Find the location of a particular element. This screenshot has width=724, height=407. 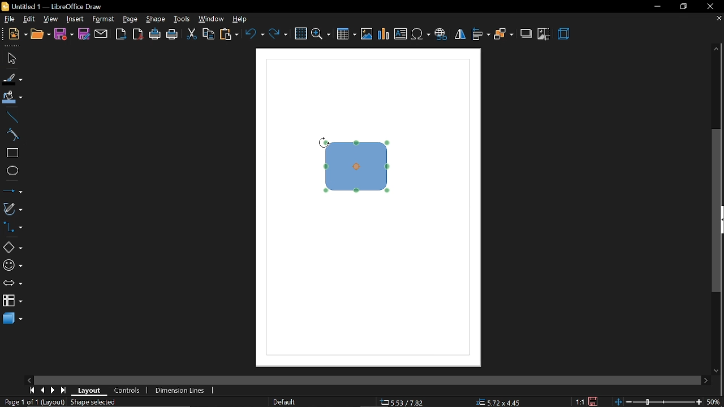

export as pdf is located at coordinates (139, 33).